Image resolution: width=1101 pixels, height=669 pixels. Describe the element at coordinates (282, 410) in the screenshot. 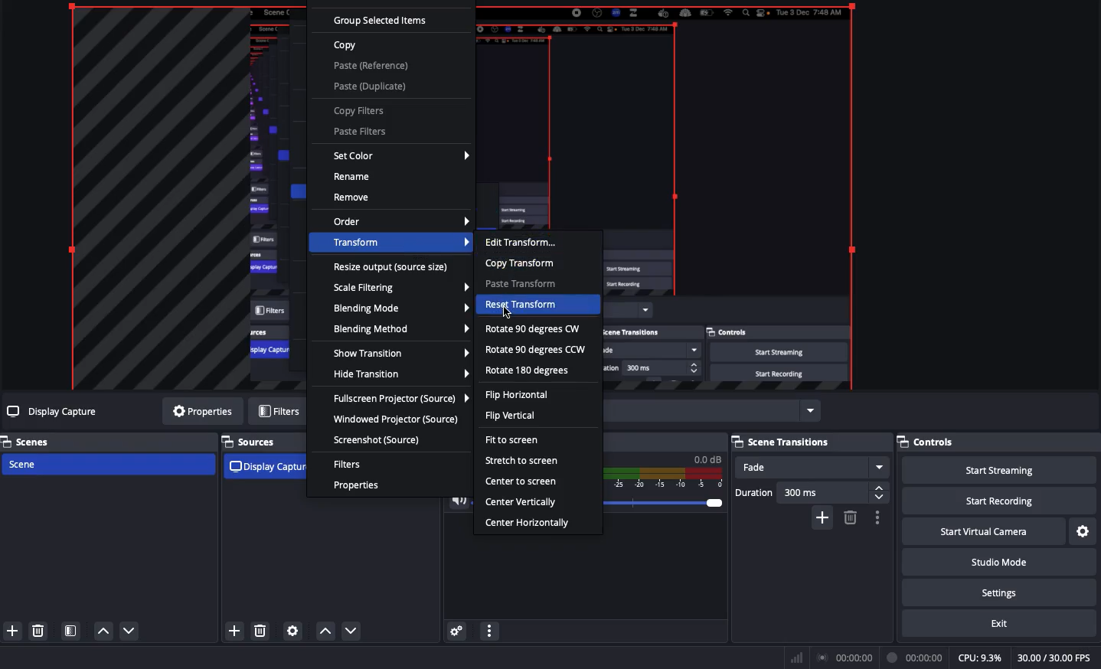

I see `Filters` at that location.